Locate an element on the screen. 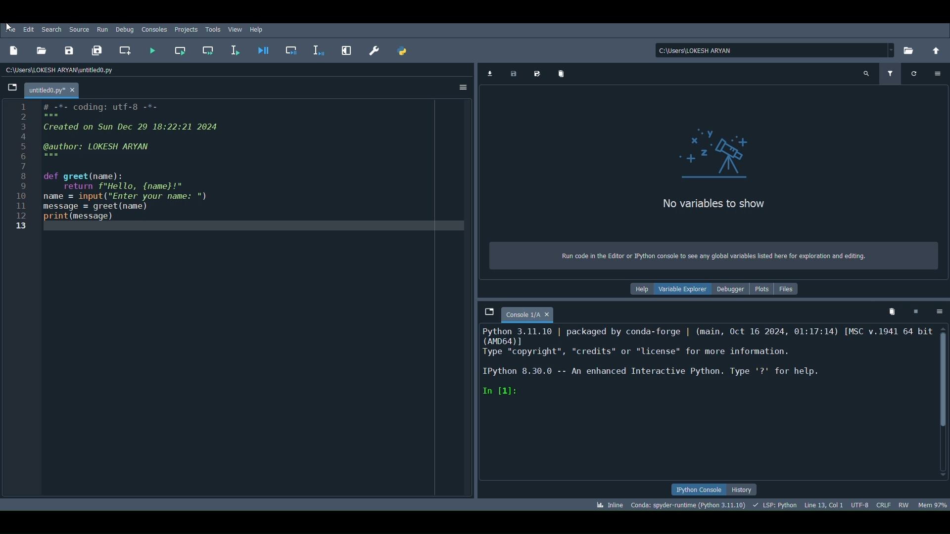 The width and height of the screenshot is (950, 534). Filename is located at coordinates (53, 88).